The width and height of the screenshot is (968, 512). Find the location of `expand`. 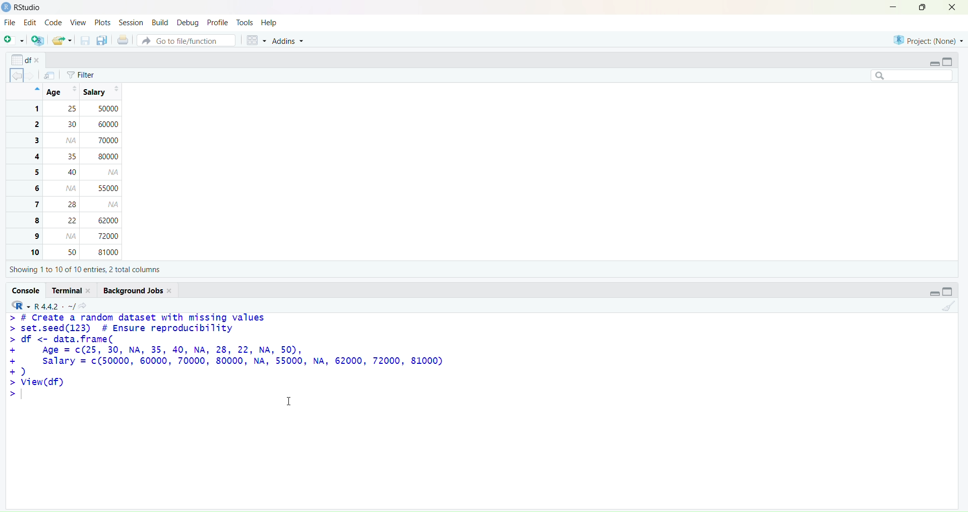

expand is located at coordinates (931, 293).